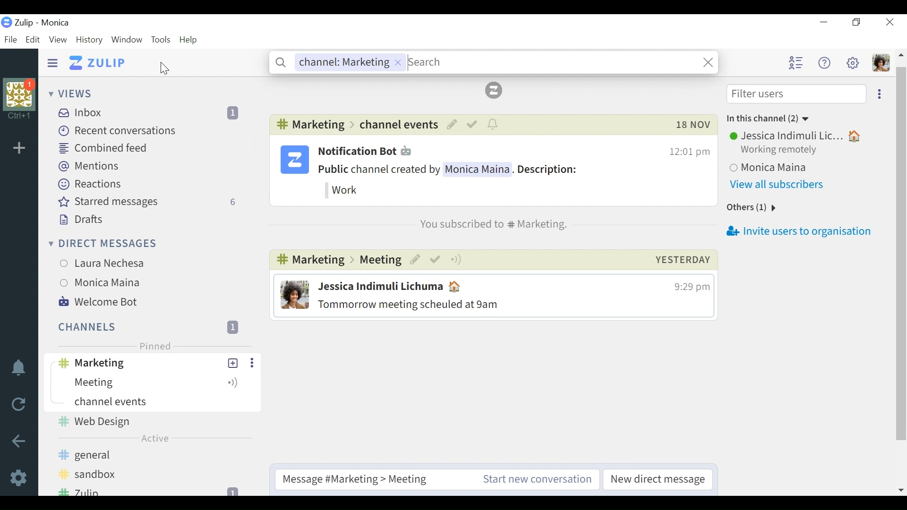  I want to click on Views dropdown, so click(72, 94).